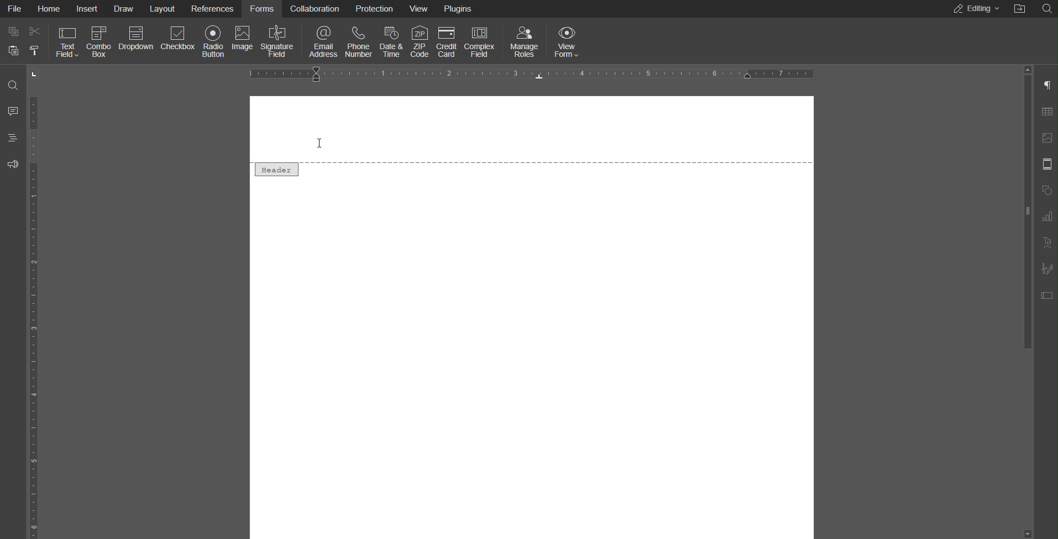 Image resolution: width=1058 pixels, height=539 pixels. I want to click on File , so click(13, 8).